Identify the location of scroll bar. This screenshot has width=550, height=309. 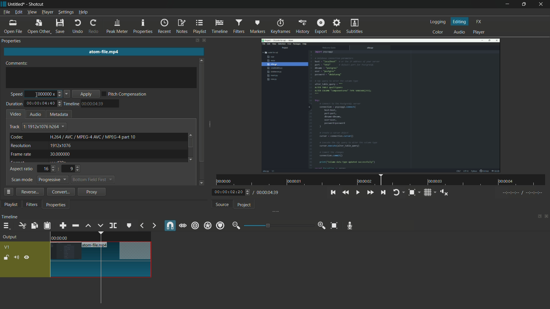
(202, 112).